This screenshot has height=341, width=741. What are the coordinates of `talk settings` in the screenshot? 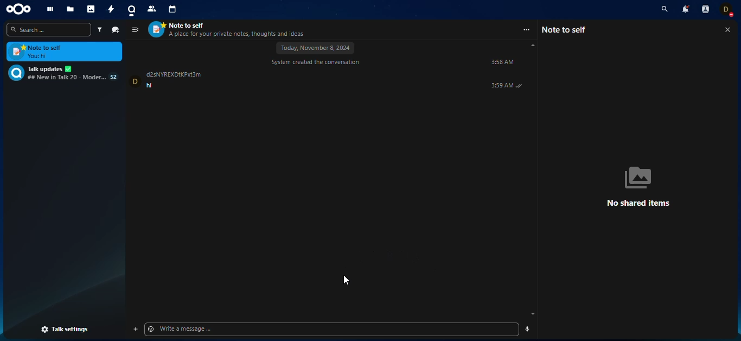 It's located at (65, 330).